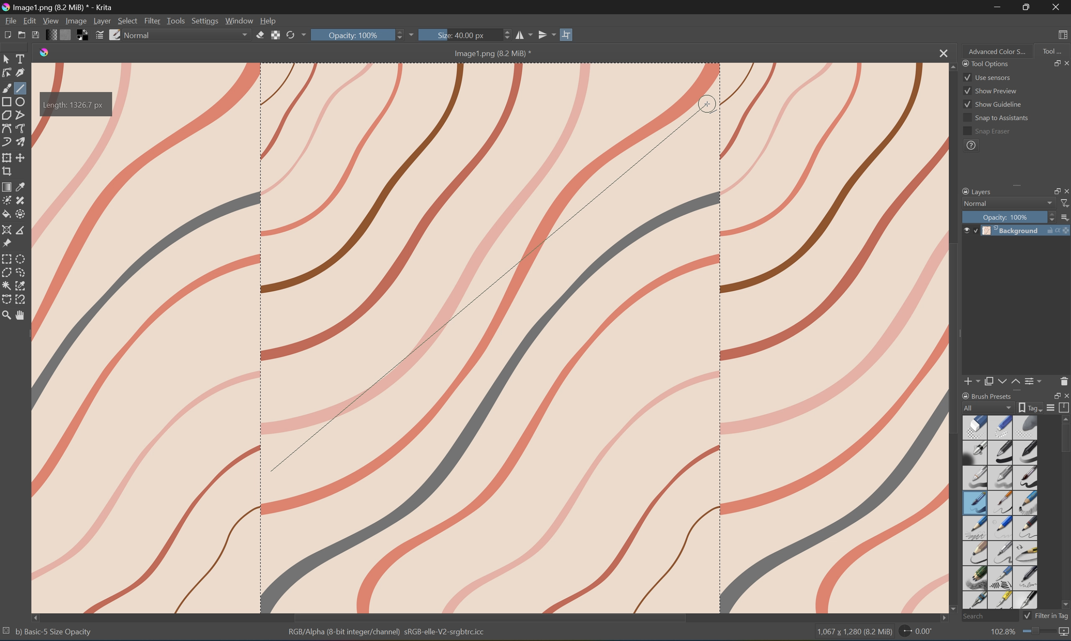  I want to click on Edit, so click(29, 20).